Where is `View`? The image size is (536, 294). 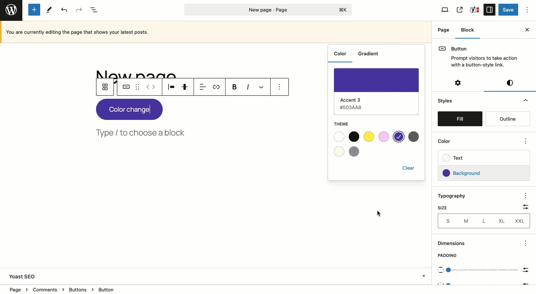 View is located at coordinates (445, 10).